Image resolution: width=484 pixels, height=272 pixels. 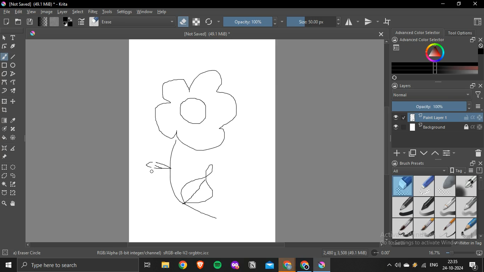 I want to click on multiple brush tool, so click(x=13, y=91).